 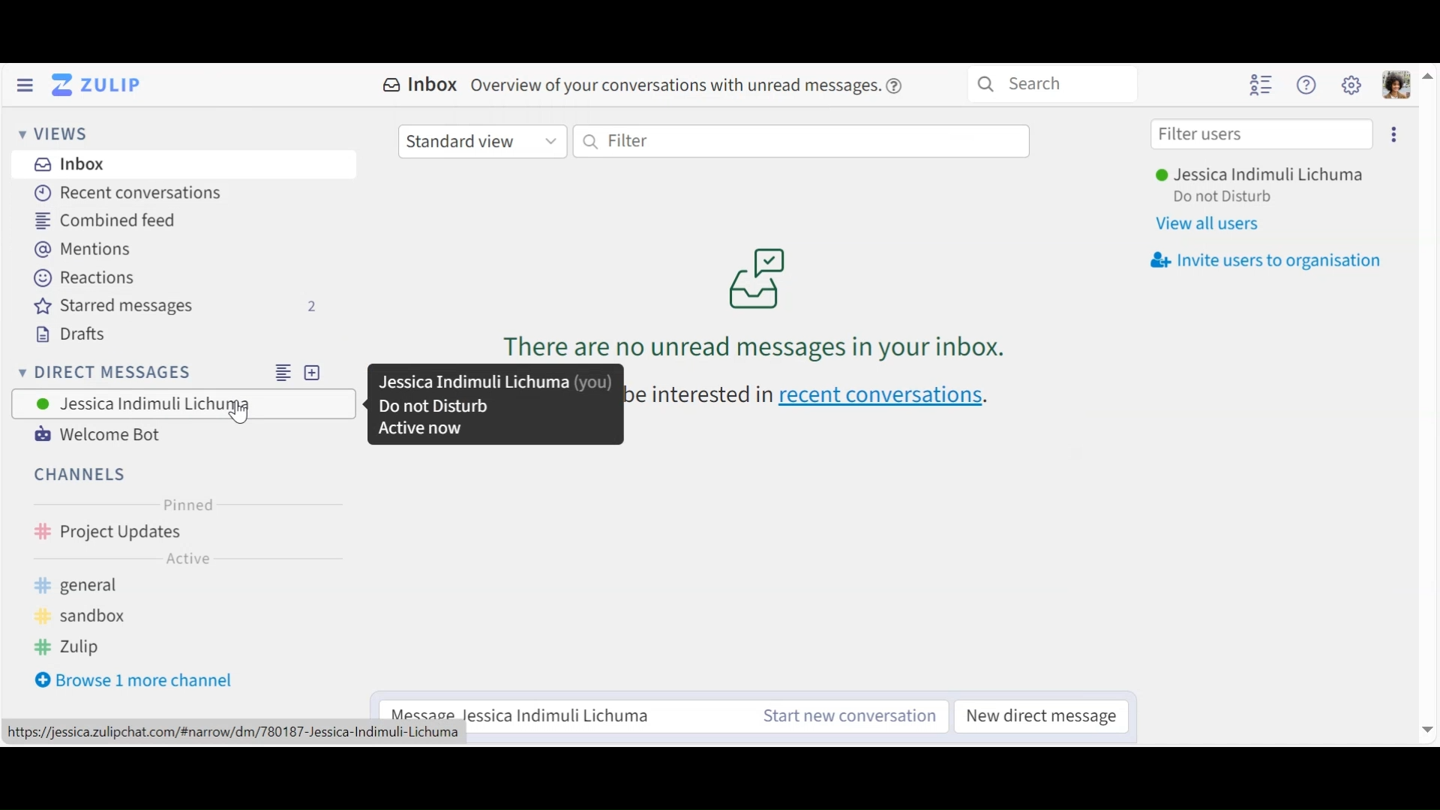 What do you see at coordinates (53, 135) in the screenshot?
I see `Views` at bounding box center [53, 135].